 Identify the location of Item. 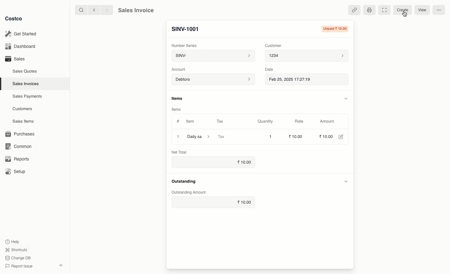
(191, 121).